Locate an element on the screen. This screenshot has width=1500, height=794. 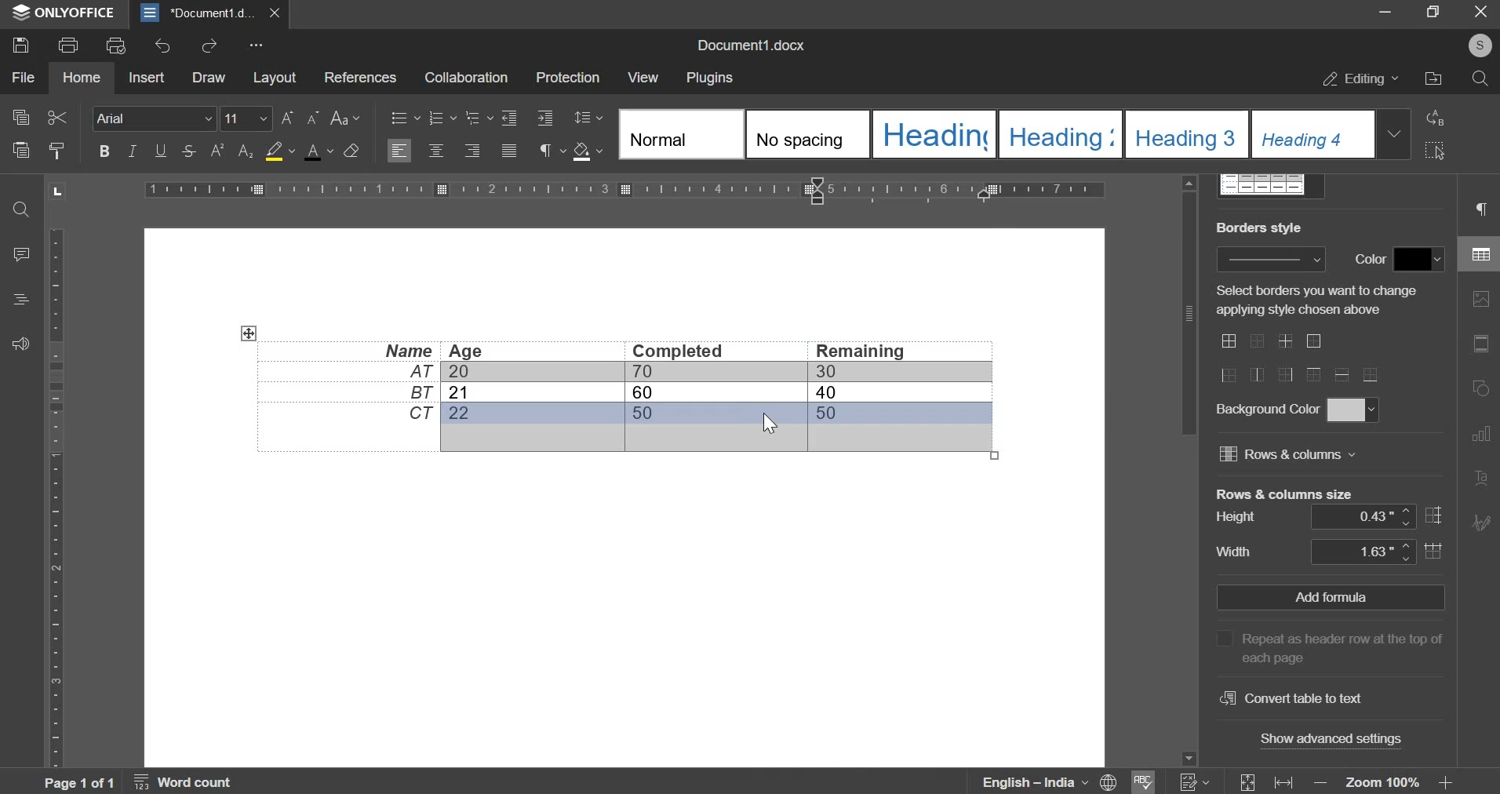
justified is located at coordinates (510, 152).